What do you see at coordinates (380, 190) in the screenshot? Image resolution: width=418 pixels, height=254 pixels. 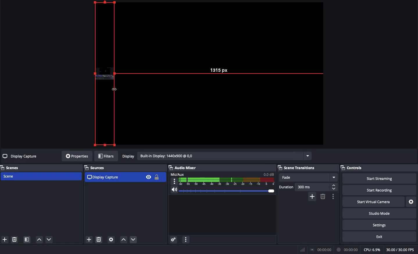 I see `Start recording` at bounding box center [380, 190].